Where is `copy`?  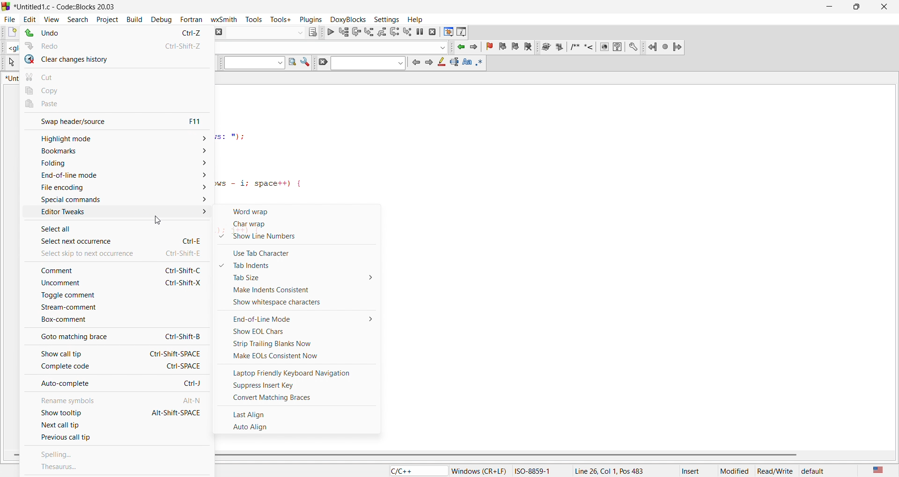
copy is located at coordinates (116, 90).